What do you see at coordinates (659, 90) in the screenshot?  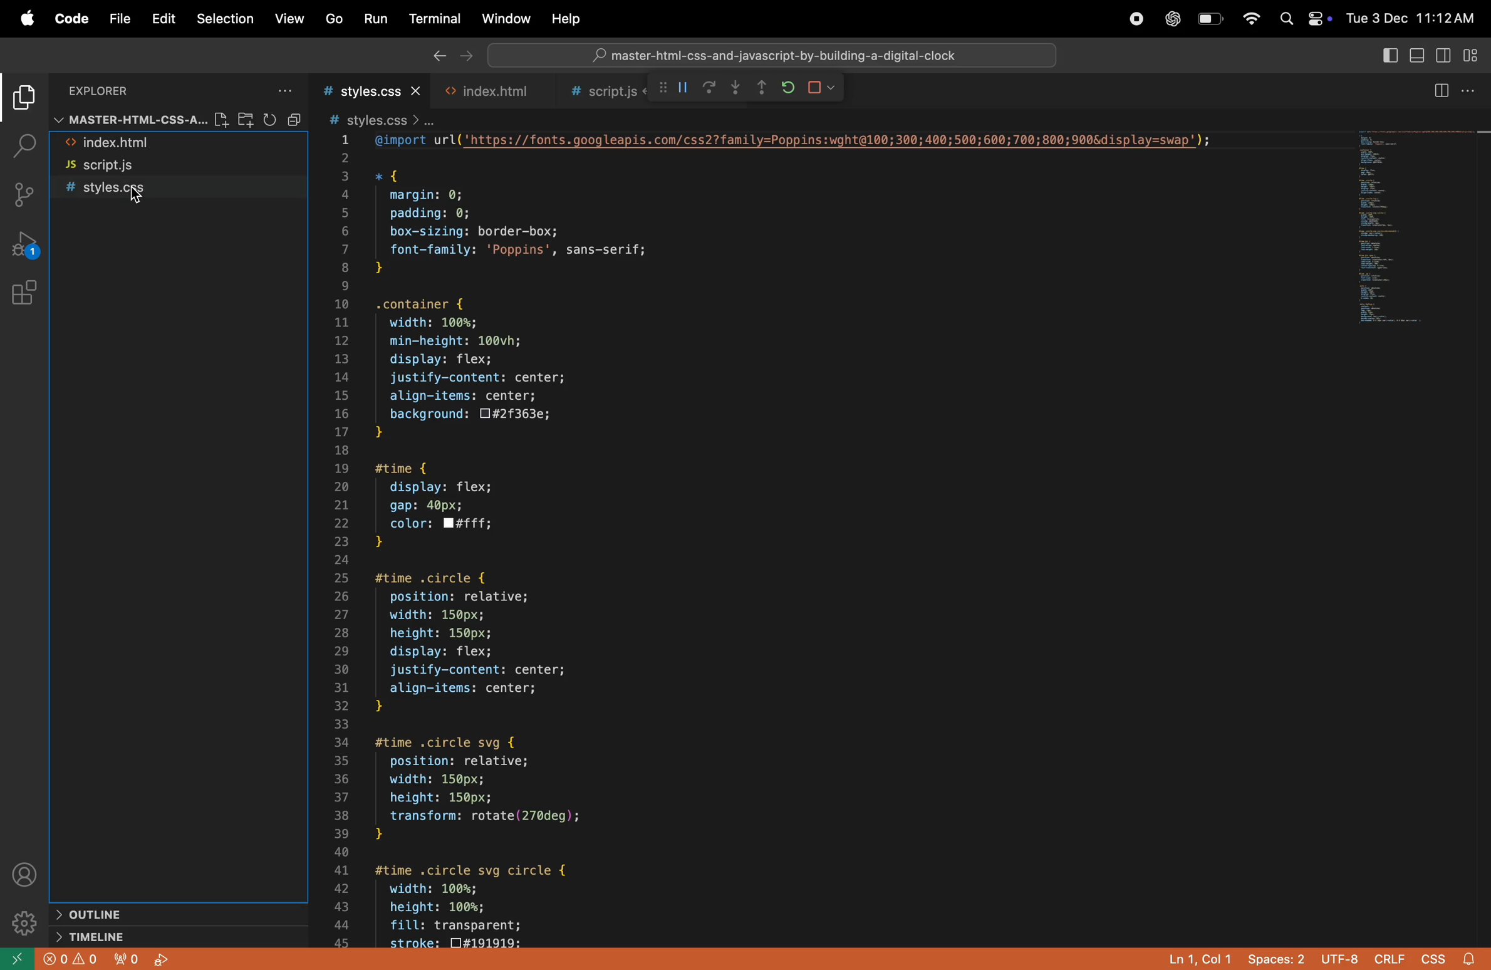 I see `call stack` at bounding box center [659, 90].